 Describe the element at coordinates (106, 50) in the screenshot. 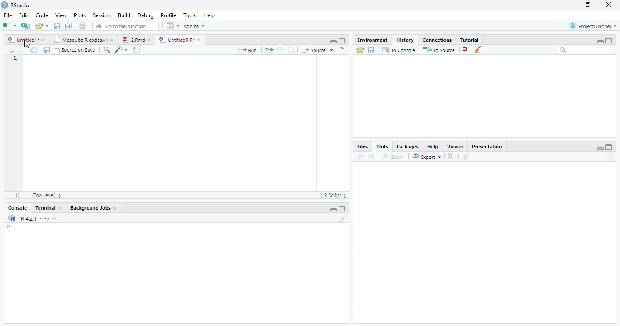

I see `Zoom In` at that location.